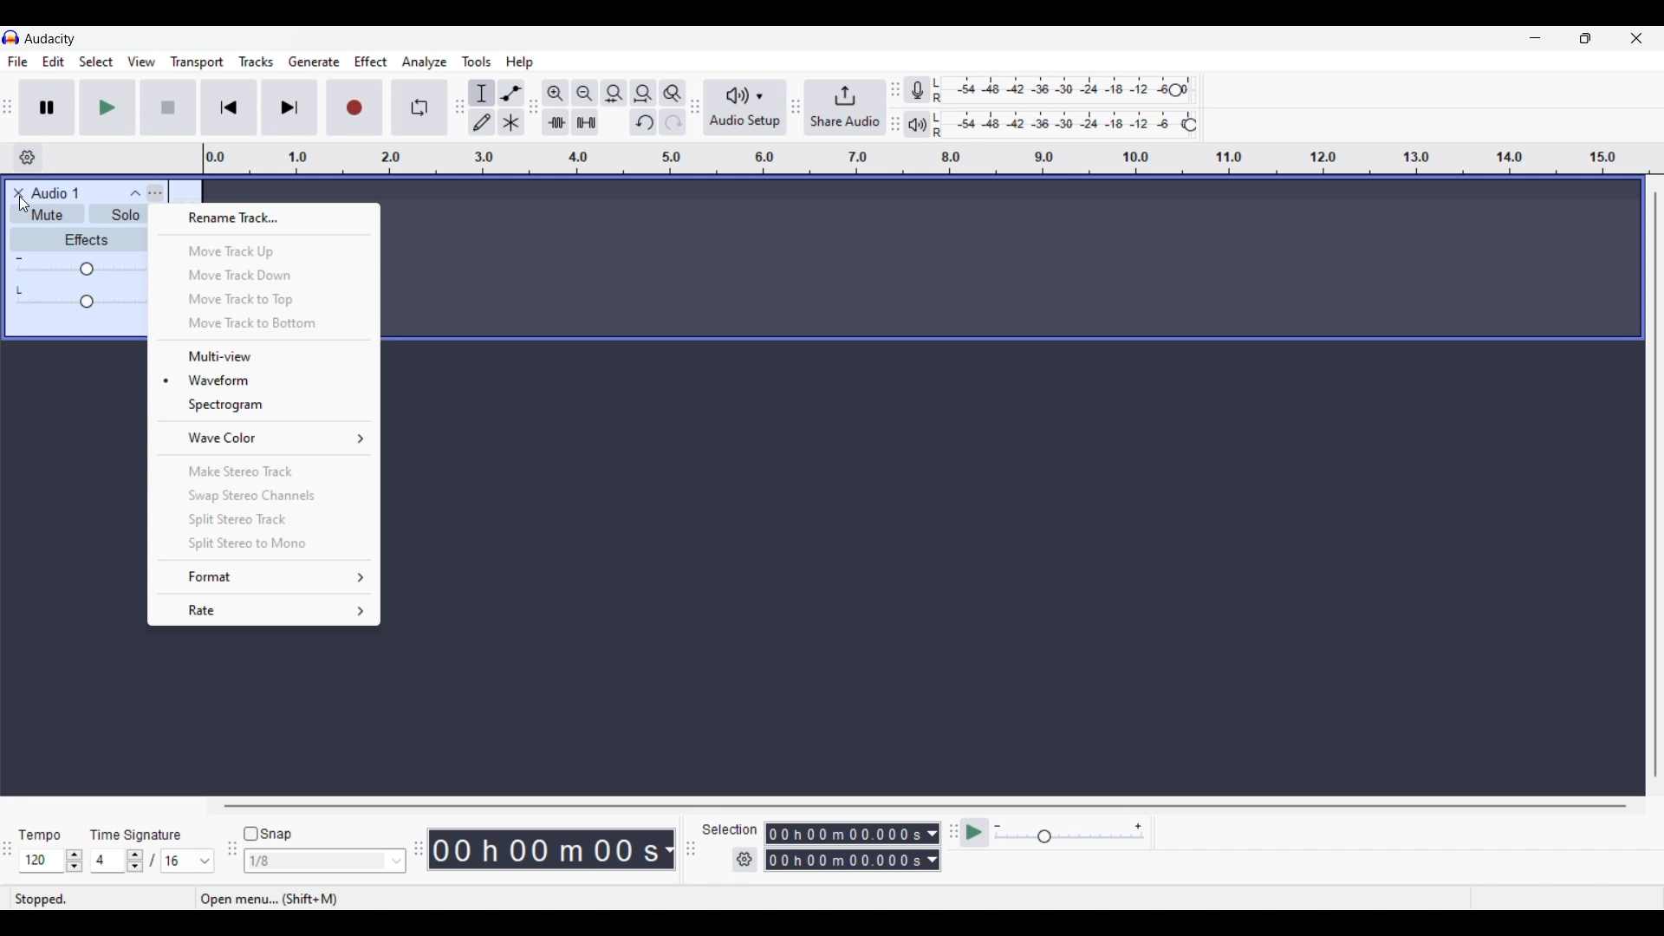 The width and height of the screenshot is (1664, 936). Describe the element at coordinates (80, 270) in the screenshot. I see `Slider` at that location.